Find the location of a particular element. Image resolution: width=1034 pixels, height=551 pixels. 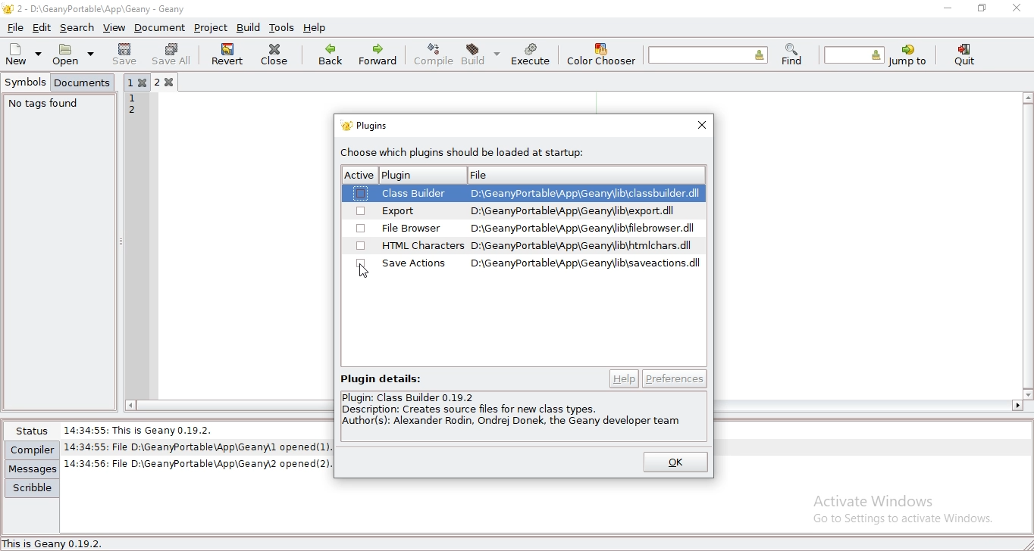

close is located at coordinates (277, 53).